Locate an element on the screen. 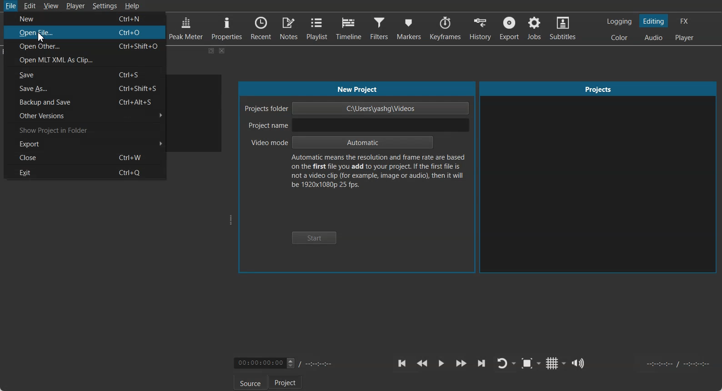  Text is located at coordinates (377, 171).